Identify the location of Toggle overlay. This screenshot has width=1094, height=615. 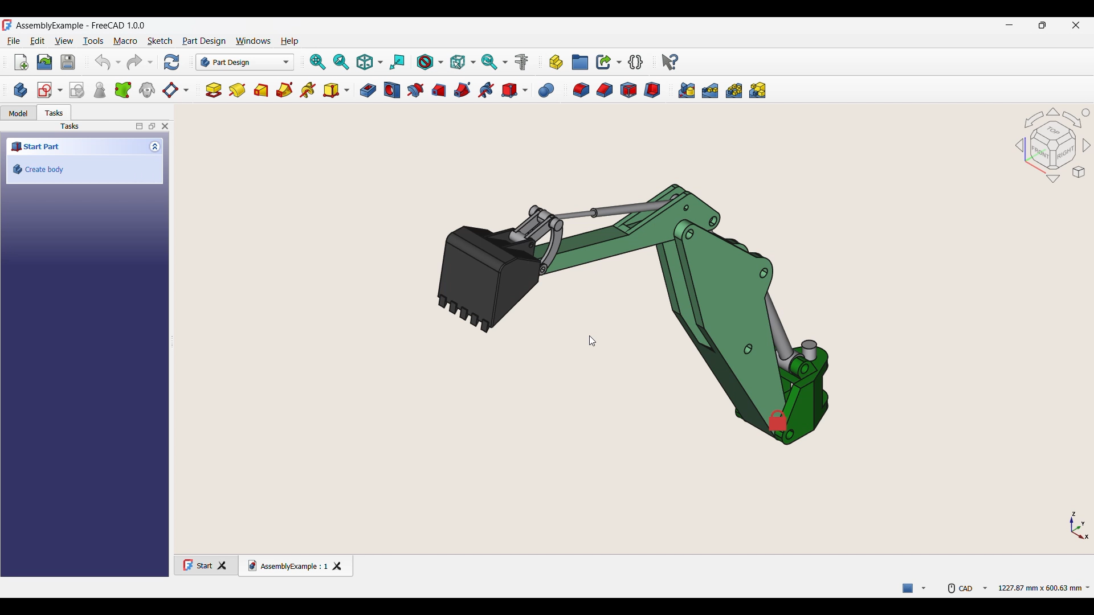
(139, 127).